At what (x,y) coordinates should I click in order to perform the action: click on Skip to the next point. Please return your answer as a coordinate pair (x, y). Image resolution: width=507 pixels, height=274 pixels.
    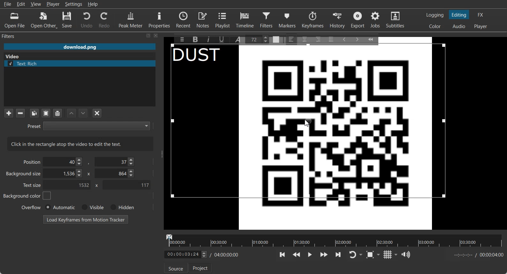
    Looking at the image, I should click on (338, 254).